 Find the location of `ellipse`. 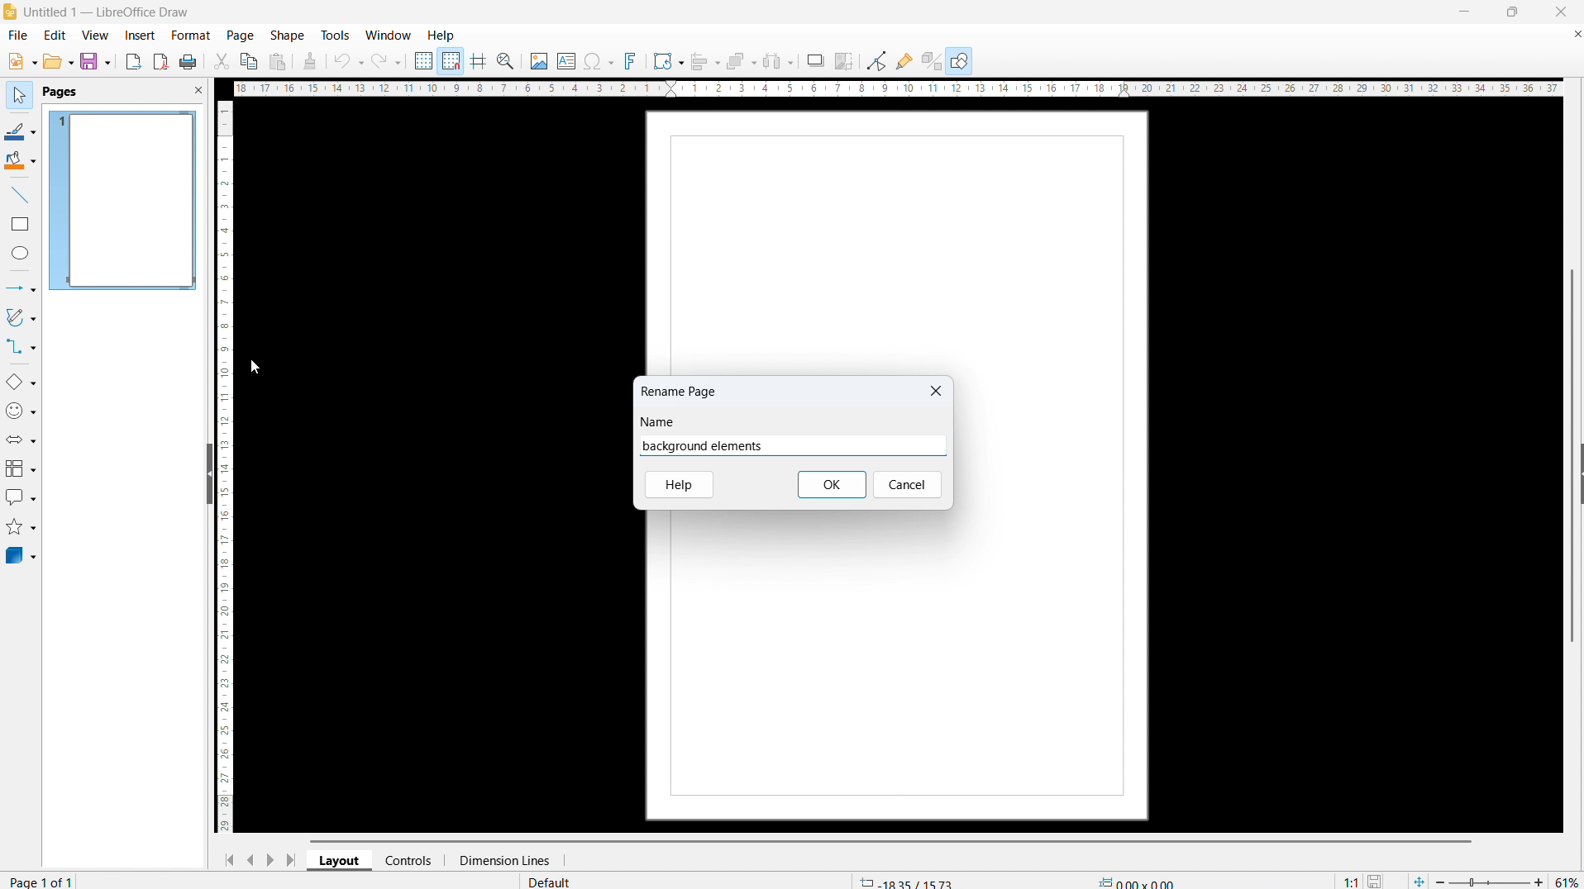

ellipse is located at coordinates (21, 253).